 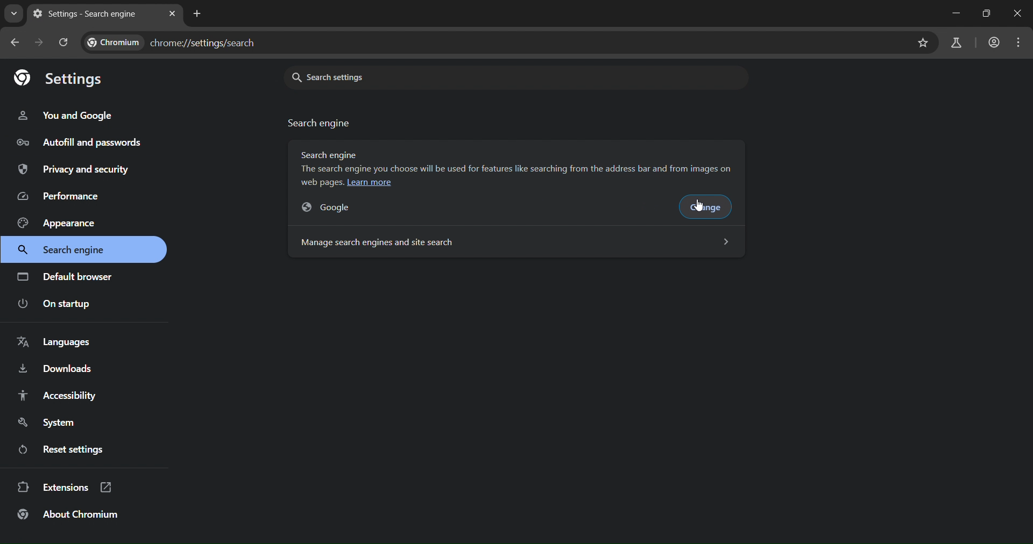 I want to click on search tabs, so click(x=13, y=16).